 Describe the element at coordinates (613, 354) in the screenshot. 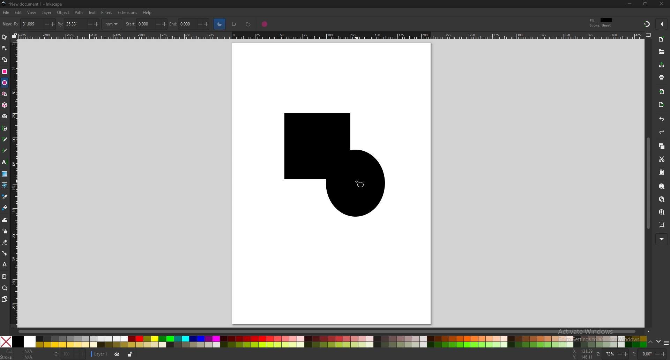

I see `zoom` at that location.